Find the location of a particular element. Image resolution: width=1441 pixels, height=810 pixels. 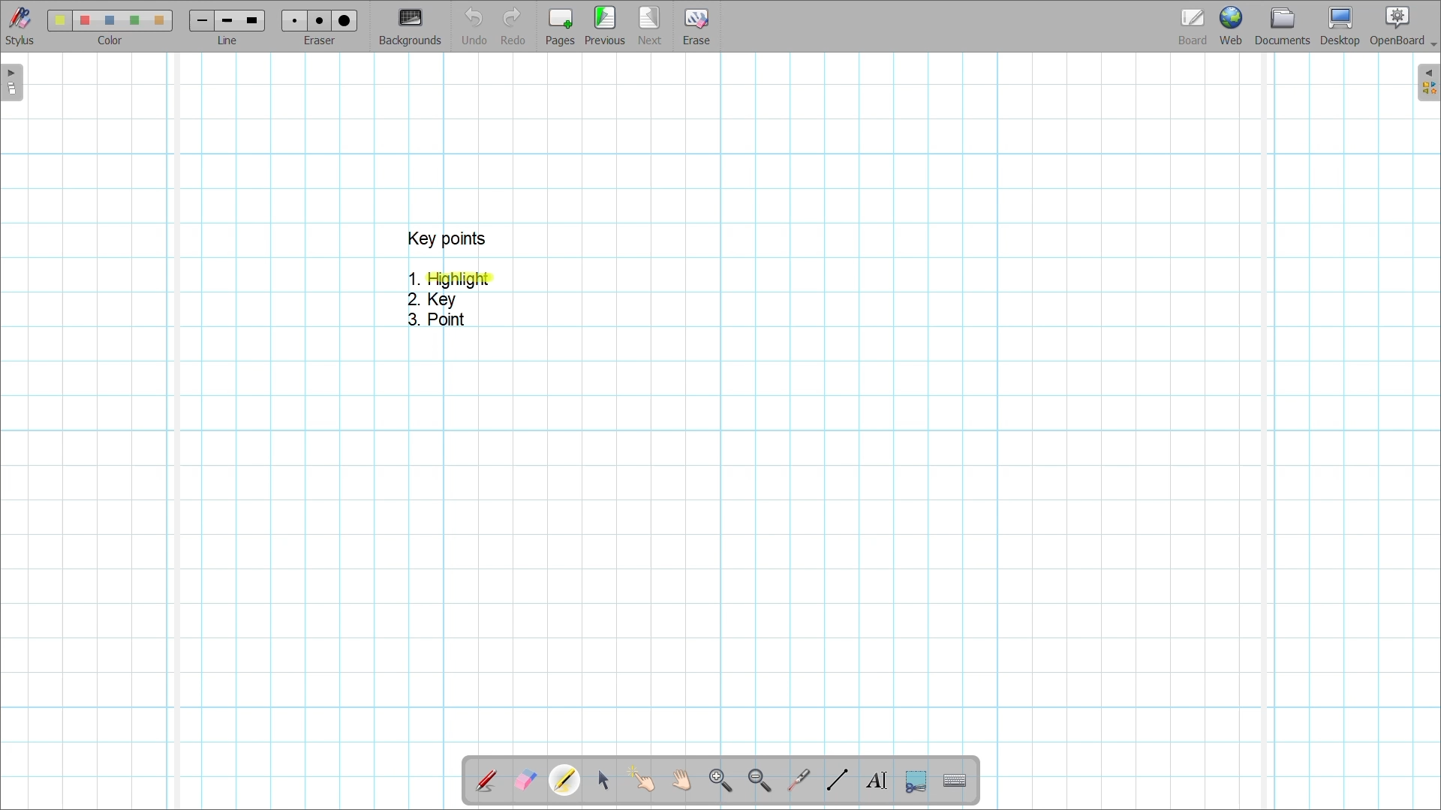

Documents is located at coordinates (1283, 26).